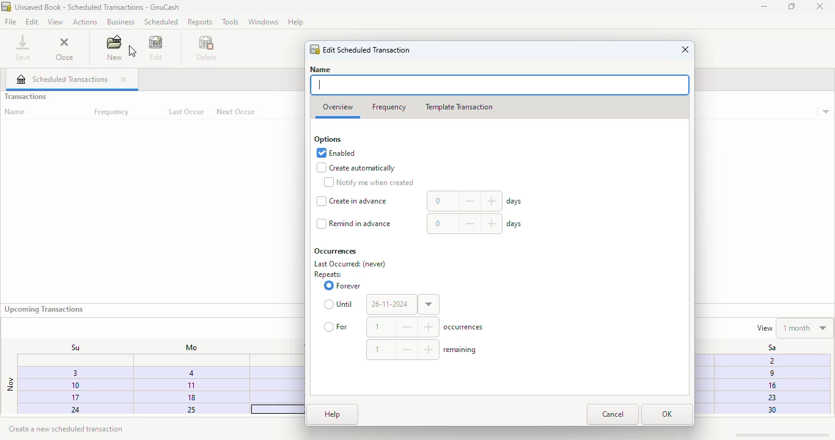  I want to click on 1, so click(190, 384).